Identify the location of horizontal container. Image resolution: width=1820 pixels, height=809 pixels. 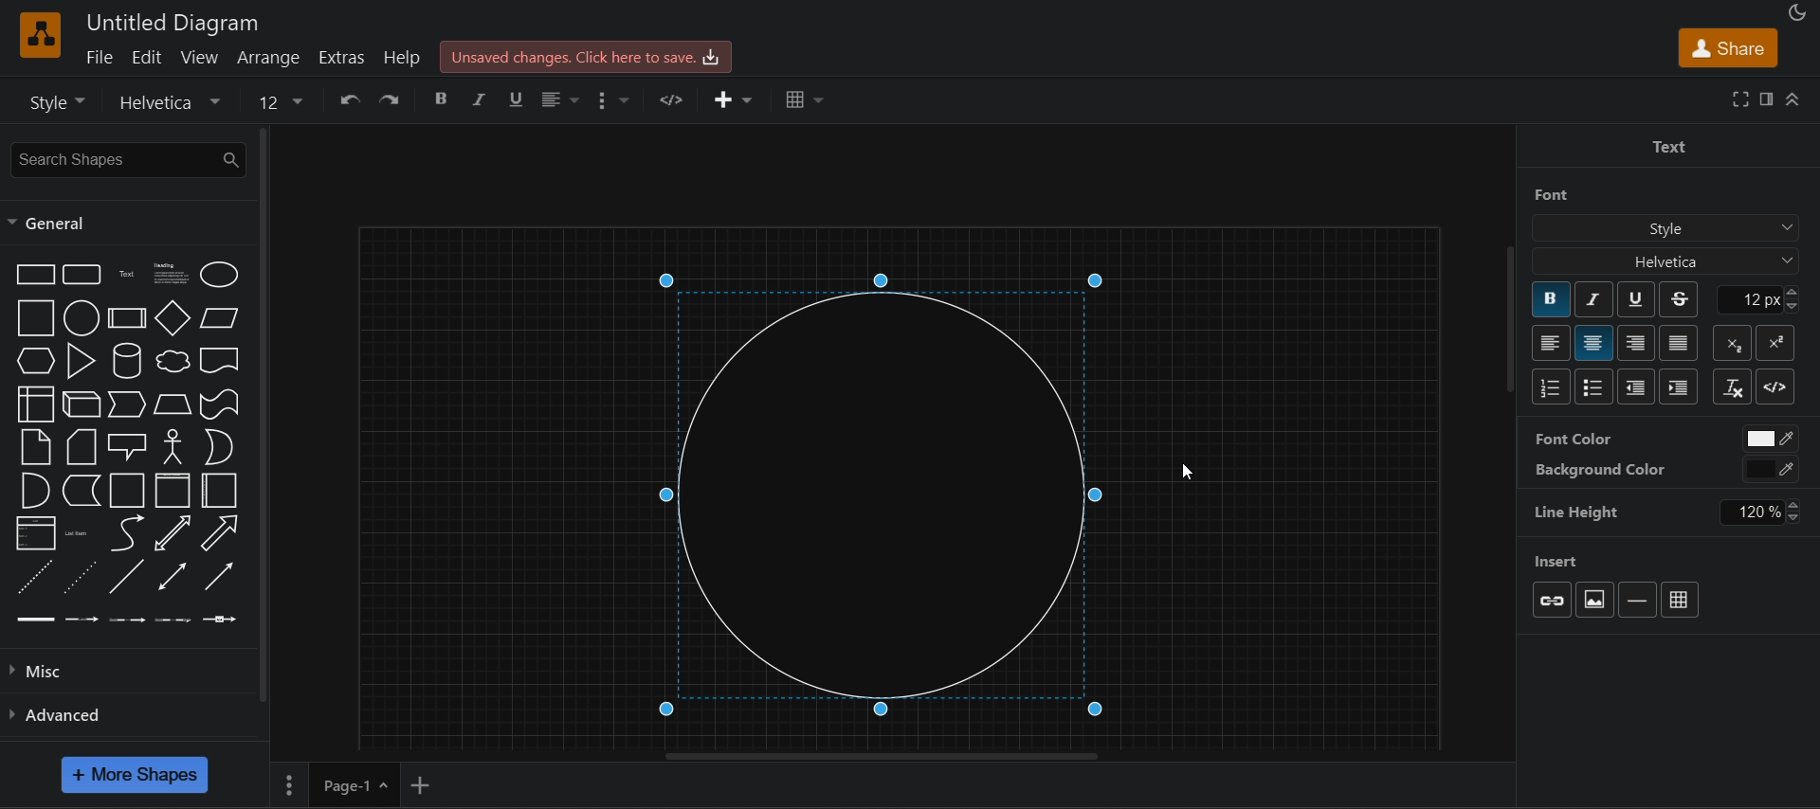
(222, 491).